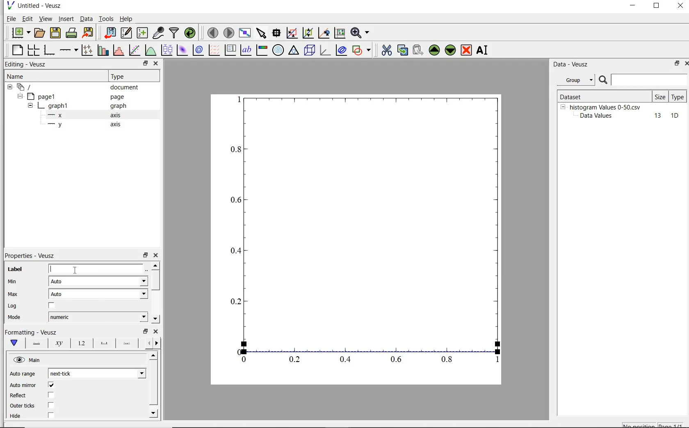  Describe the element at coordinates (51, 395) in the screenshot. I see `checkbox` at that location.